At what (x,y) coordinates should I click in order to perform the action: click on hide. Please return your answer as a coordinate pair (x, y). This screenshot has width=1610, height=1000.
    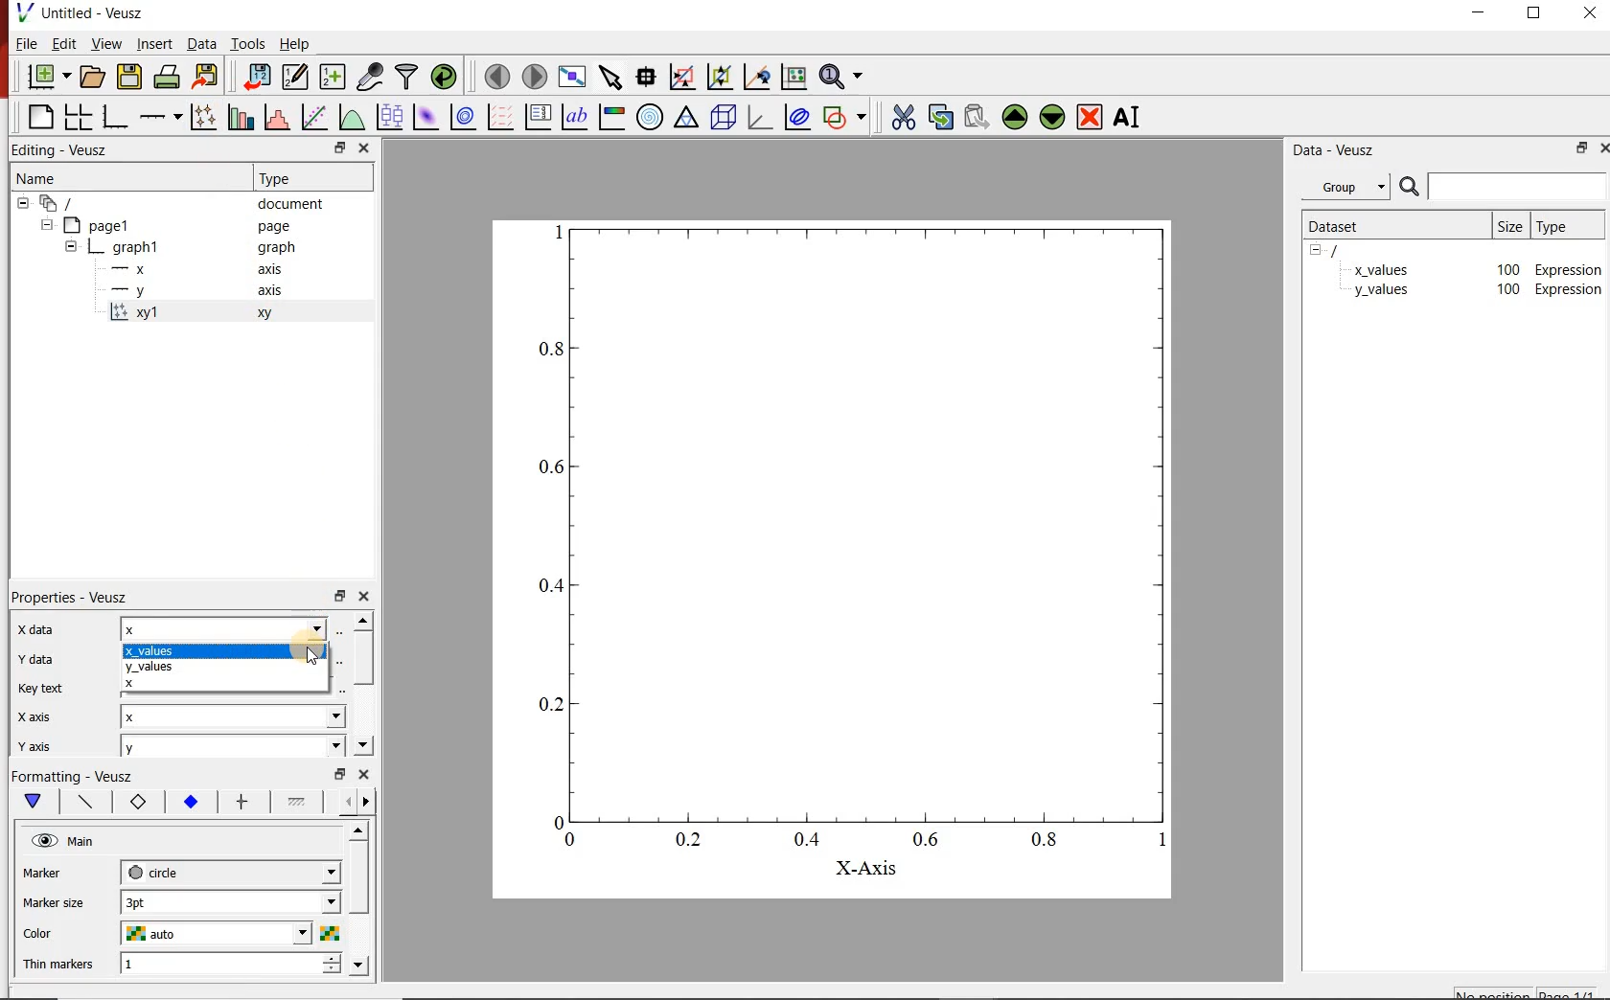
    Looking at the image, I should click on (46, 224).